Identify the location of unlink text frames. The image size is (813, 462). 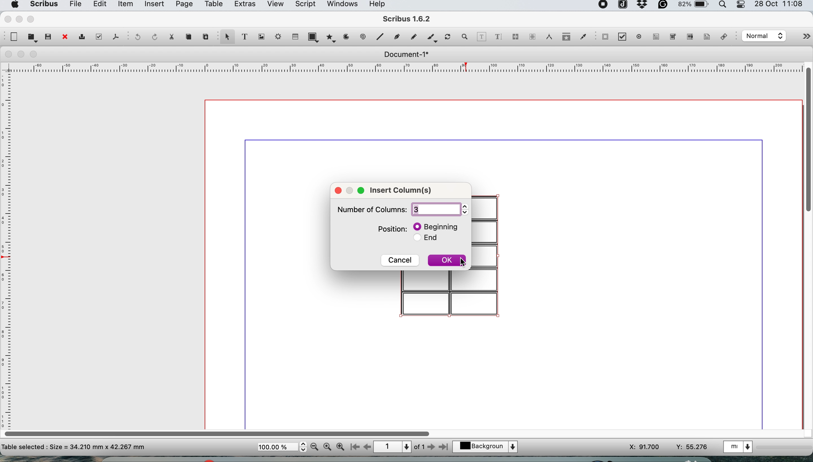
(532, 38).